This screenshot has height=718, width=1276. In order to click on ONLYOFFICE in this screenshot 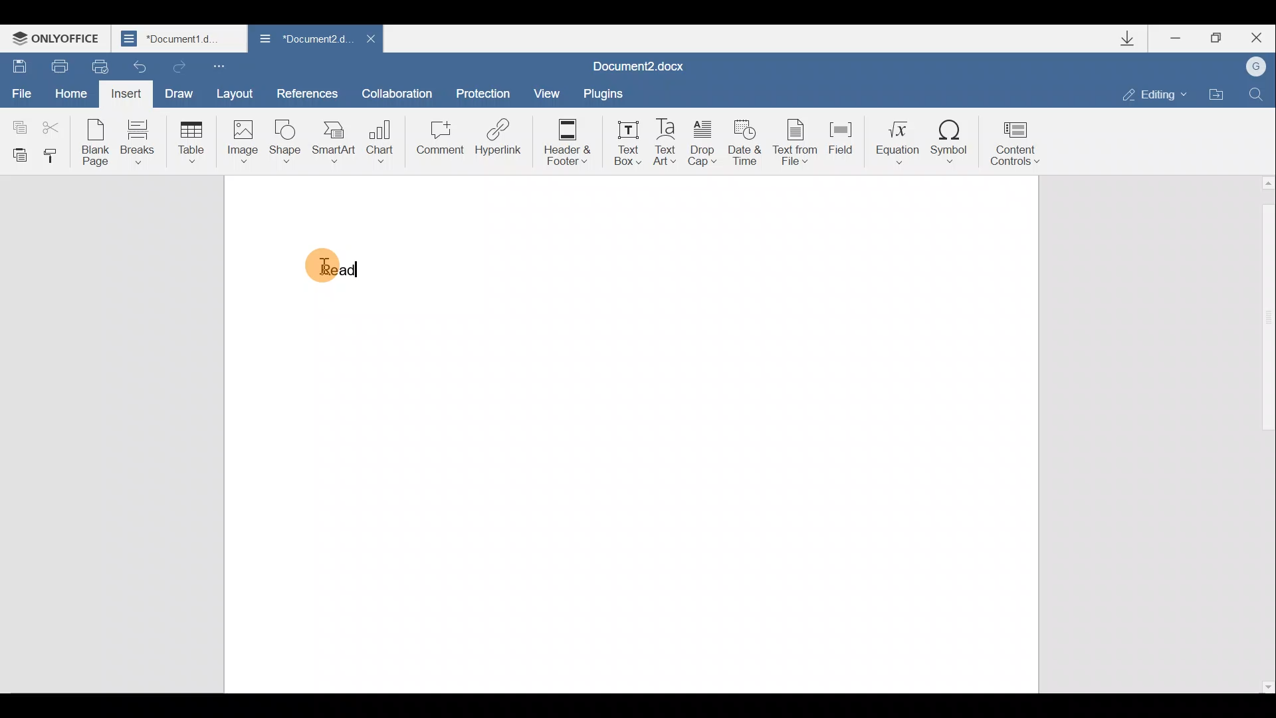, I will do `click(58, 40)`.